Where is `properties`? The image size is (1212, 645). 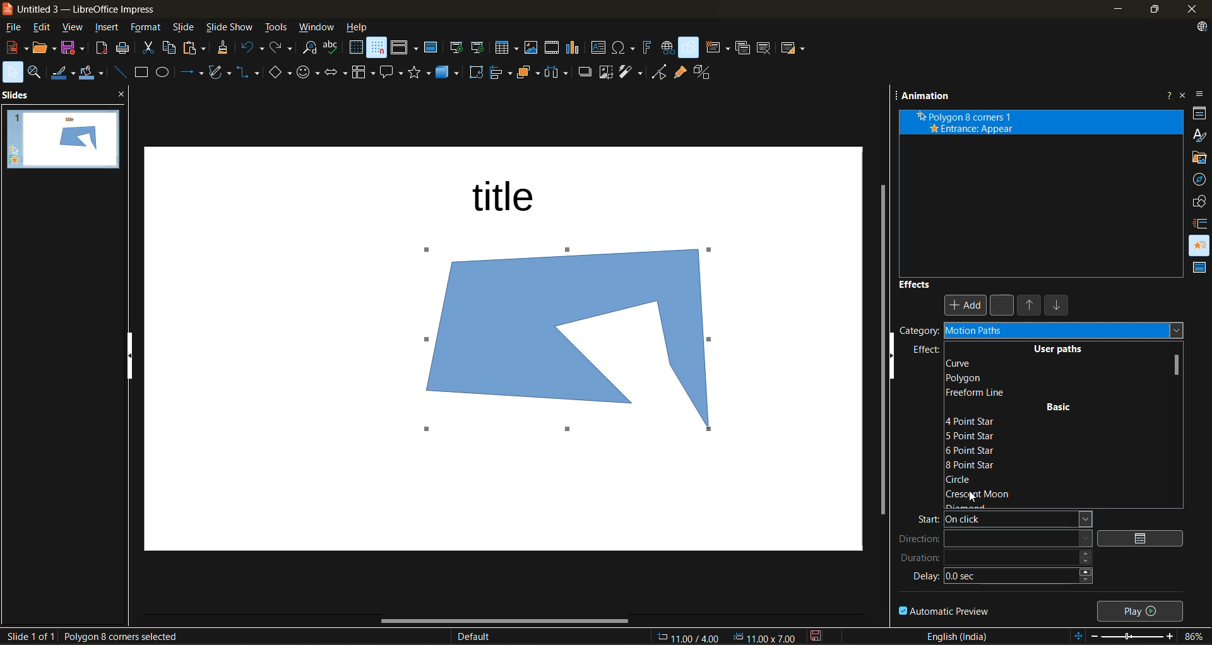 properties is located at coordinates (1198, 112).